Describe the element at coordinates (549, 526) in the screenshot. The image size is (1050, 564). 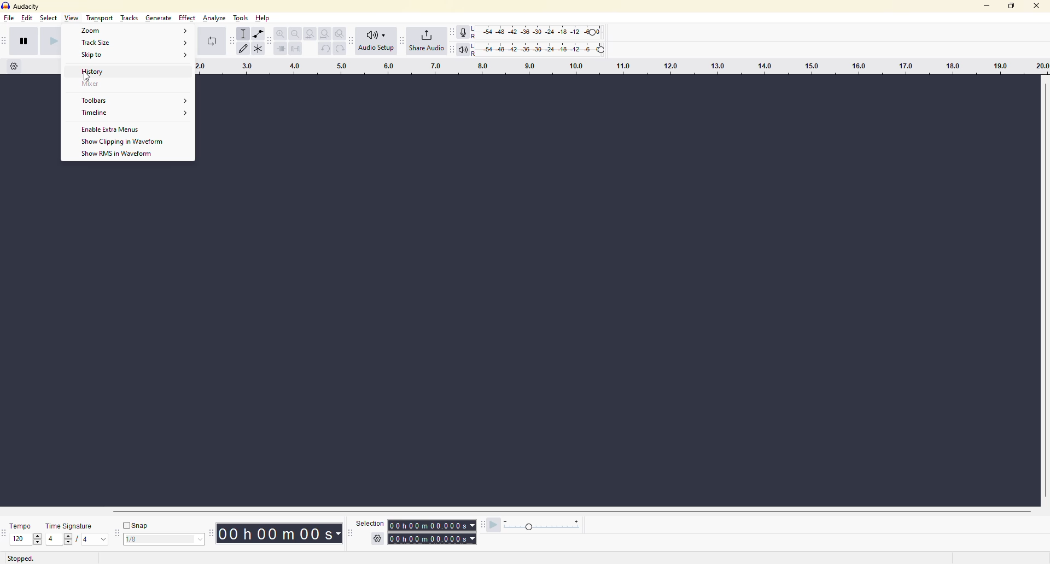
I see `playback speed` at that location.